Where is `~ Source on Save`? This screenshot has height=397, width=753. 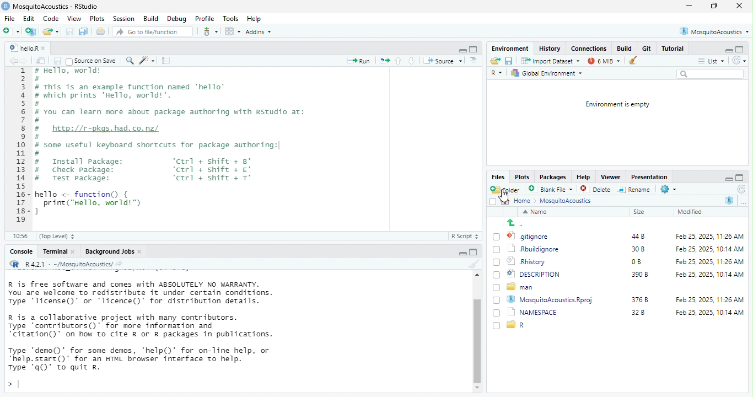 ~ Source on Save is located at coordinates (93, 61).